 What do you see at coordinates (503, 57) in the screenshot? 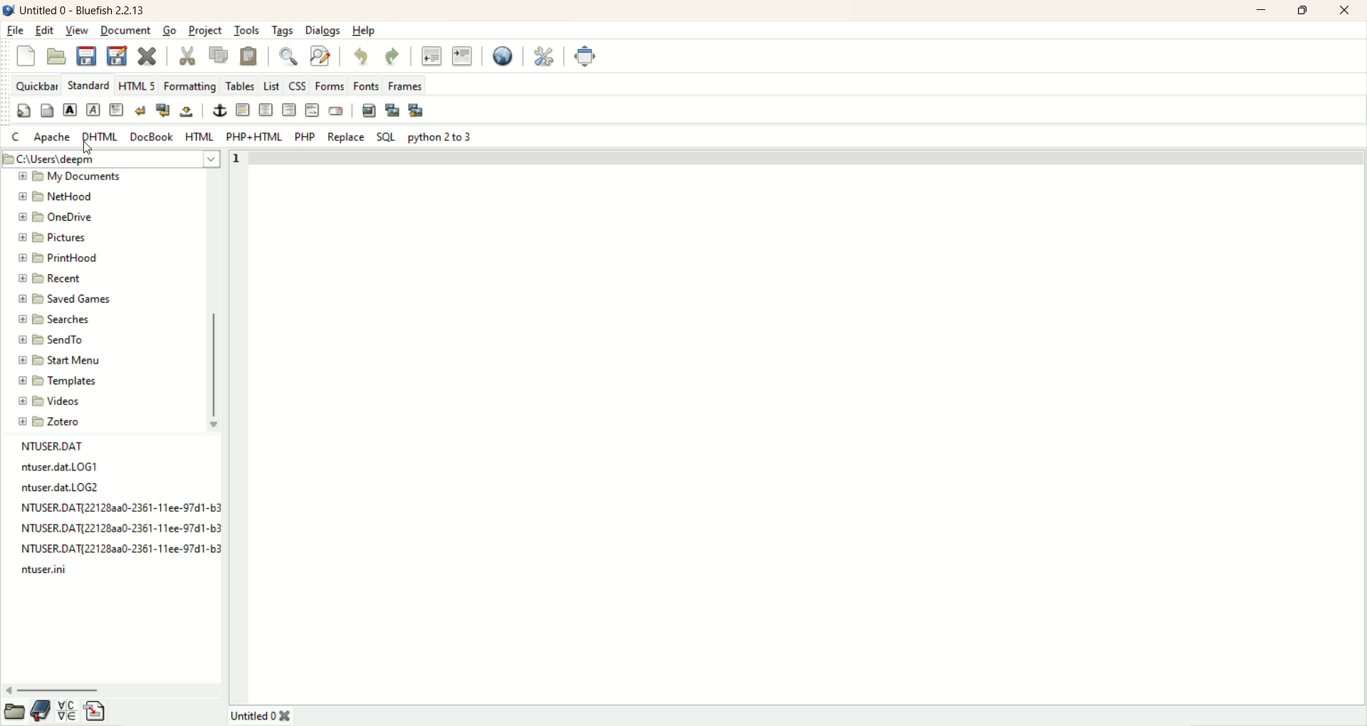
I see `preview in browser` at bounding box center [503, 57].